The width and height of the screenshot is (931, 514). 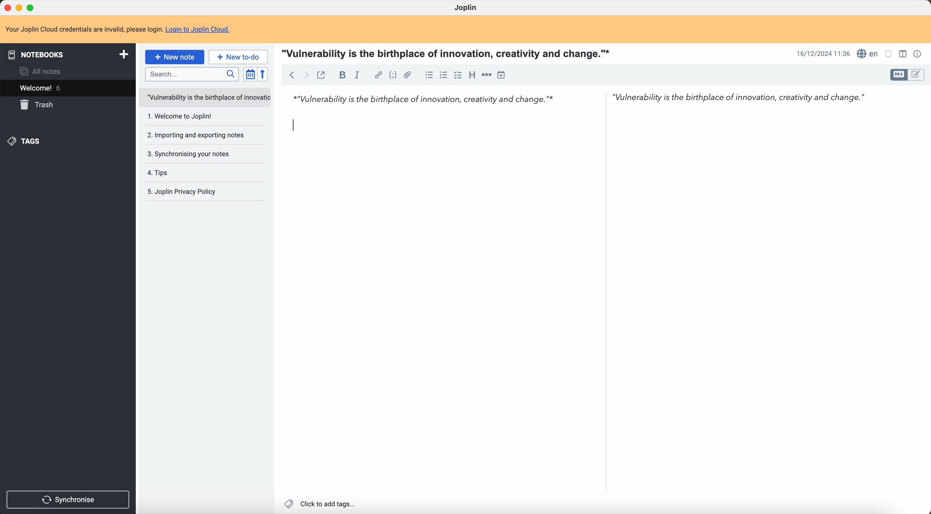 I want to click on 1.welcome to Joplin, so click(x=183, y=117).